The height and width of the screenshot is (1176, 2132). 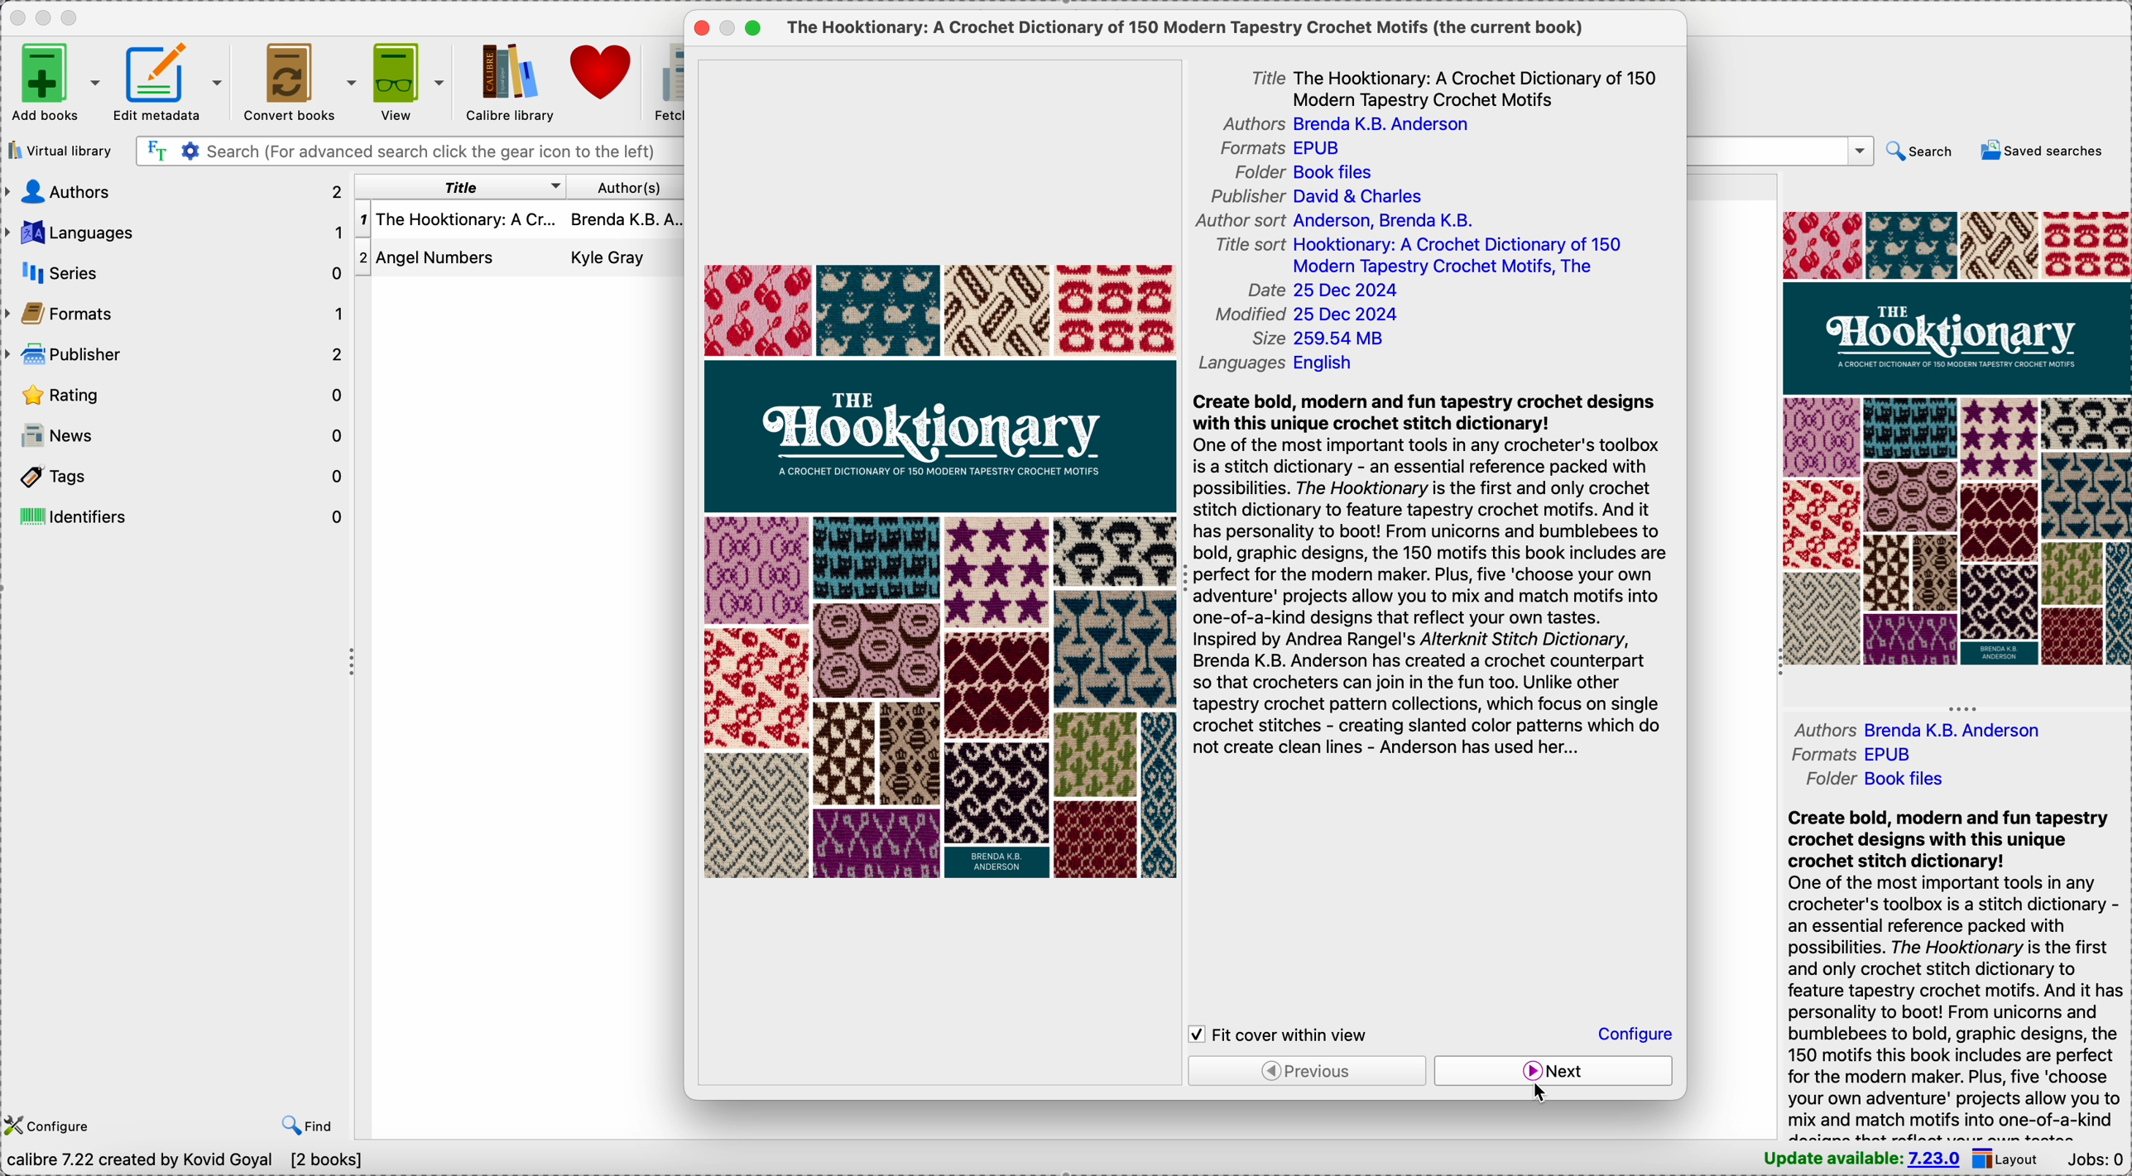 What do you see at coordinates (173, 273) in the screenshot?
I see `series` at bounding box center [173, 273].